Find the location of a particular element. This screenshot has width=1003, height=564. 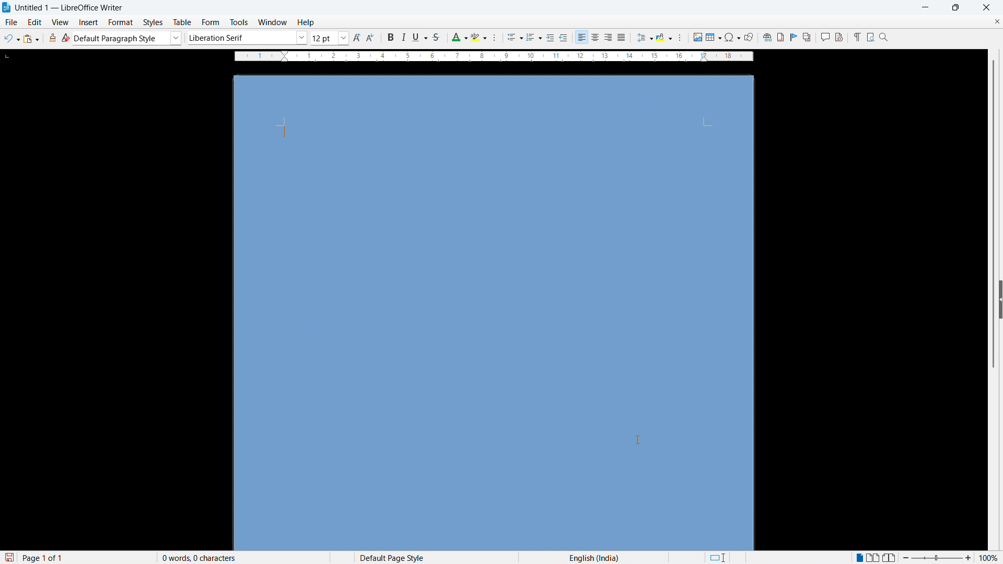

Tools  is located at coordinates (238, 22).